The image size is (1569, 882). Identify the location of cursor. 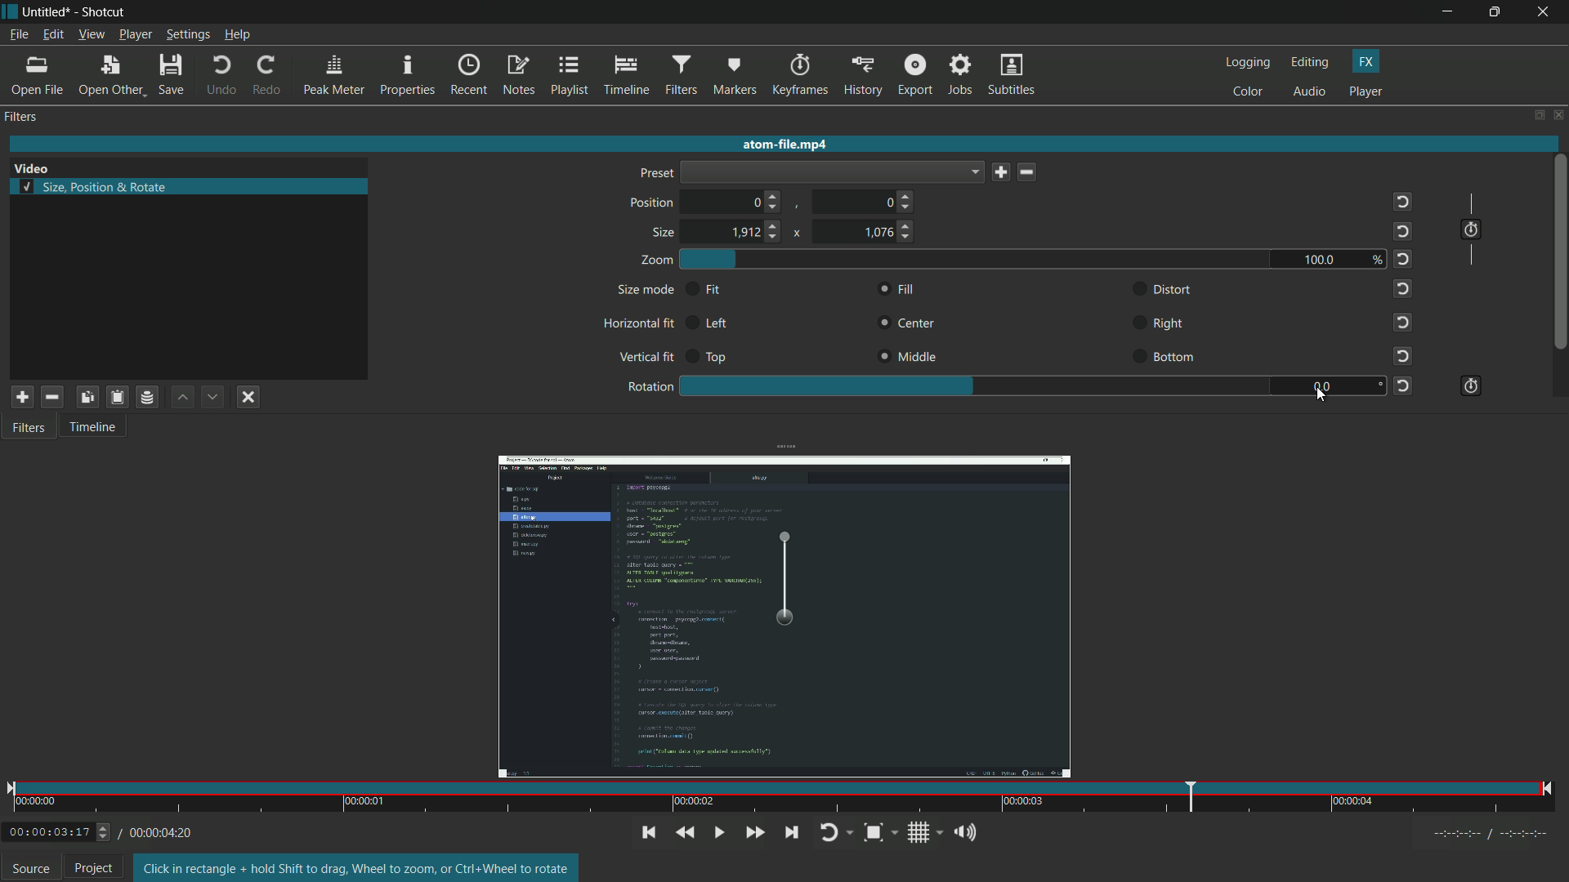
(1325, 399).